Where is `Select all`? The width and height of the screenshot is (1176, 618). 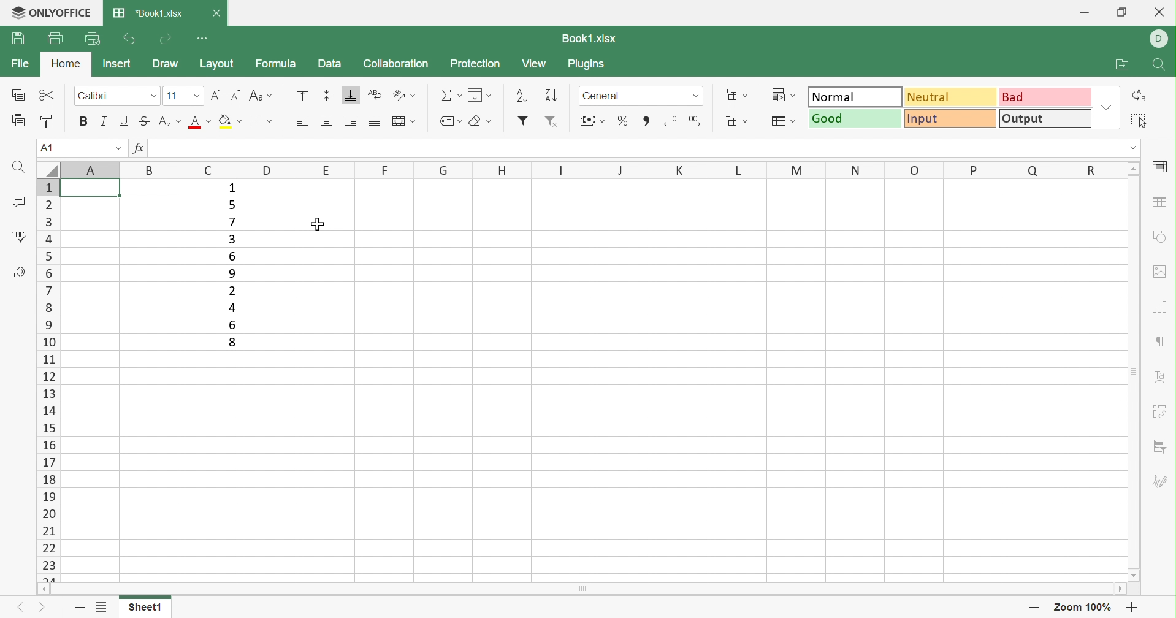 Select all is located at coordinates (1139, 123).